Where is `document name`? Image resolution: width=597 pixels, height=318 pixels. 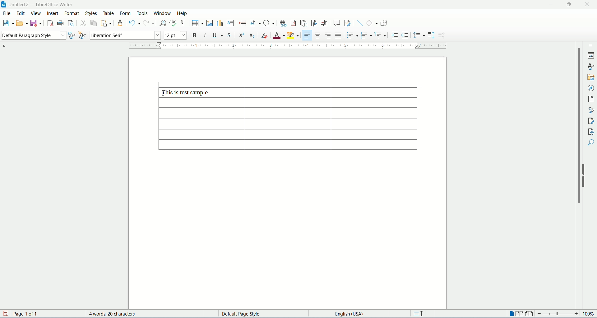
document name is located at coordinates (44, 4).